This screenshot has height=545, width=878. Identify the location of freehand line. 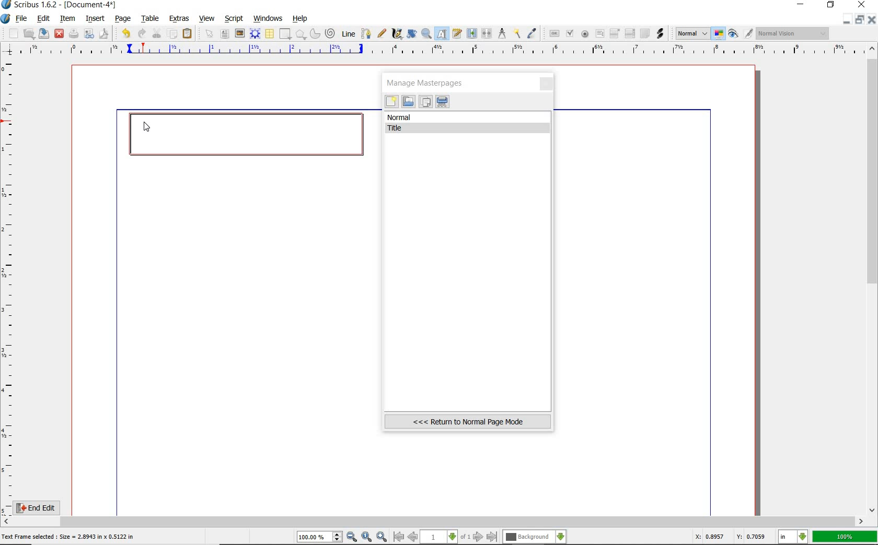
(380, 34).